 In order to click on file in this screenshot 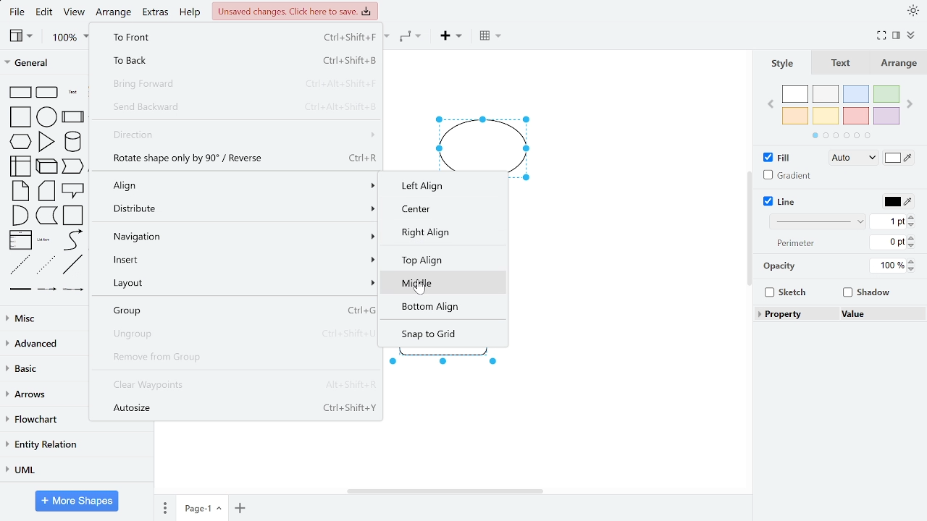, I will do `click(17, 12)`.